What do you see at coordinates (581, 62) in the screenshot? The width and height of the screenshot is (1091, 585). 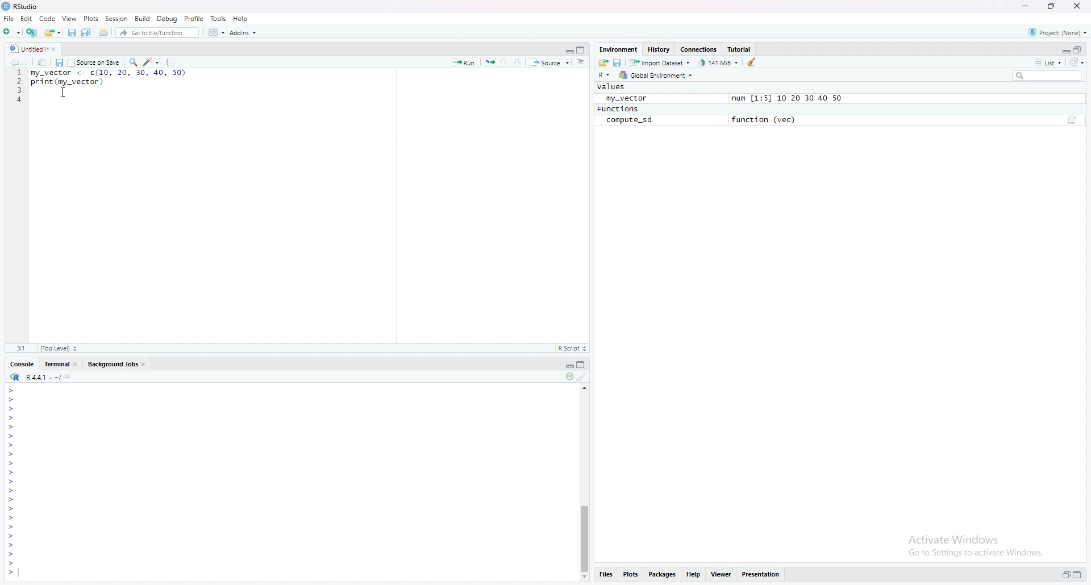 I see `Show document outline (Ctrl + Shift + O)` at bounding box center [581, 62].